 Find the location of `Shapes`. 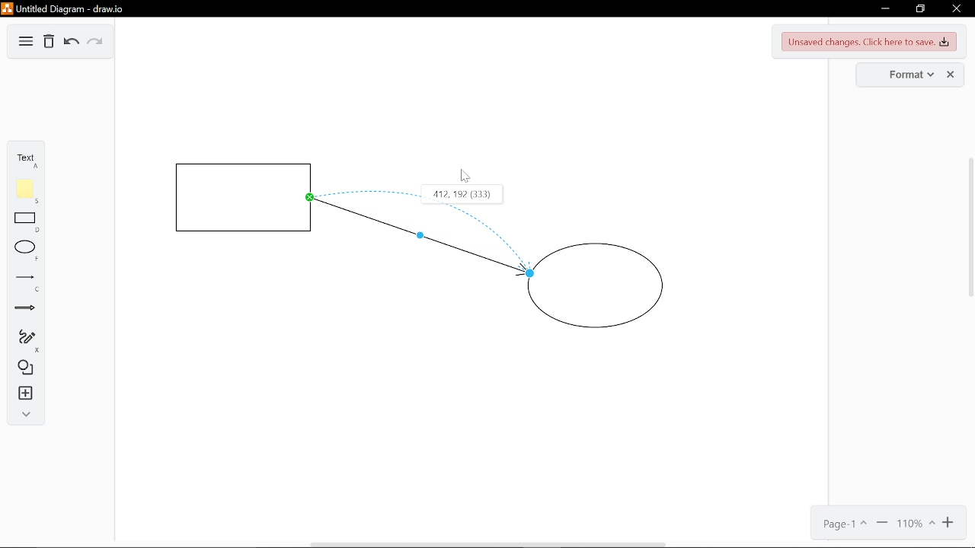

Shapes is located at coordinates (25, 370).